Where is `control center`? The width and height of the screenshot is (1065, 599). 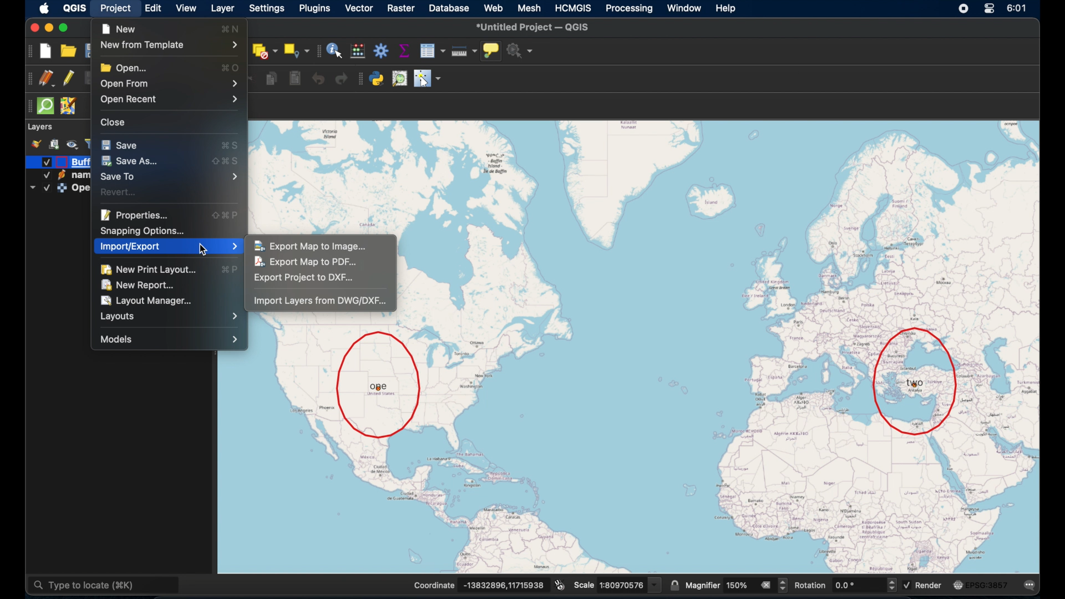 control center is located at coordinates (990, 8).